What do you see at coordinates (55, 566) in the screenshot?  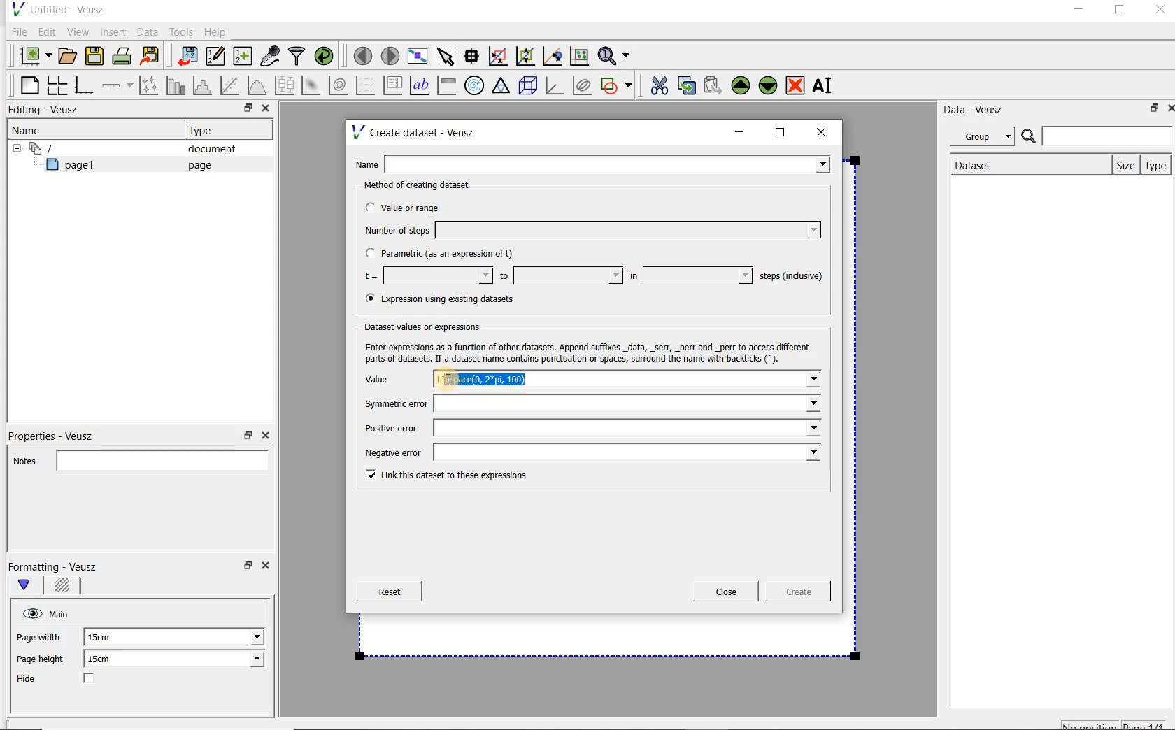 I see `Formatting - Veusz` at bounding box center [55, 566].